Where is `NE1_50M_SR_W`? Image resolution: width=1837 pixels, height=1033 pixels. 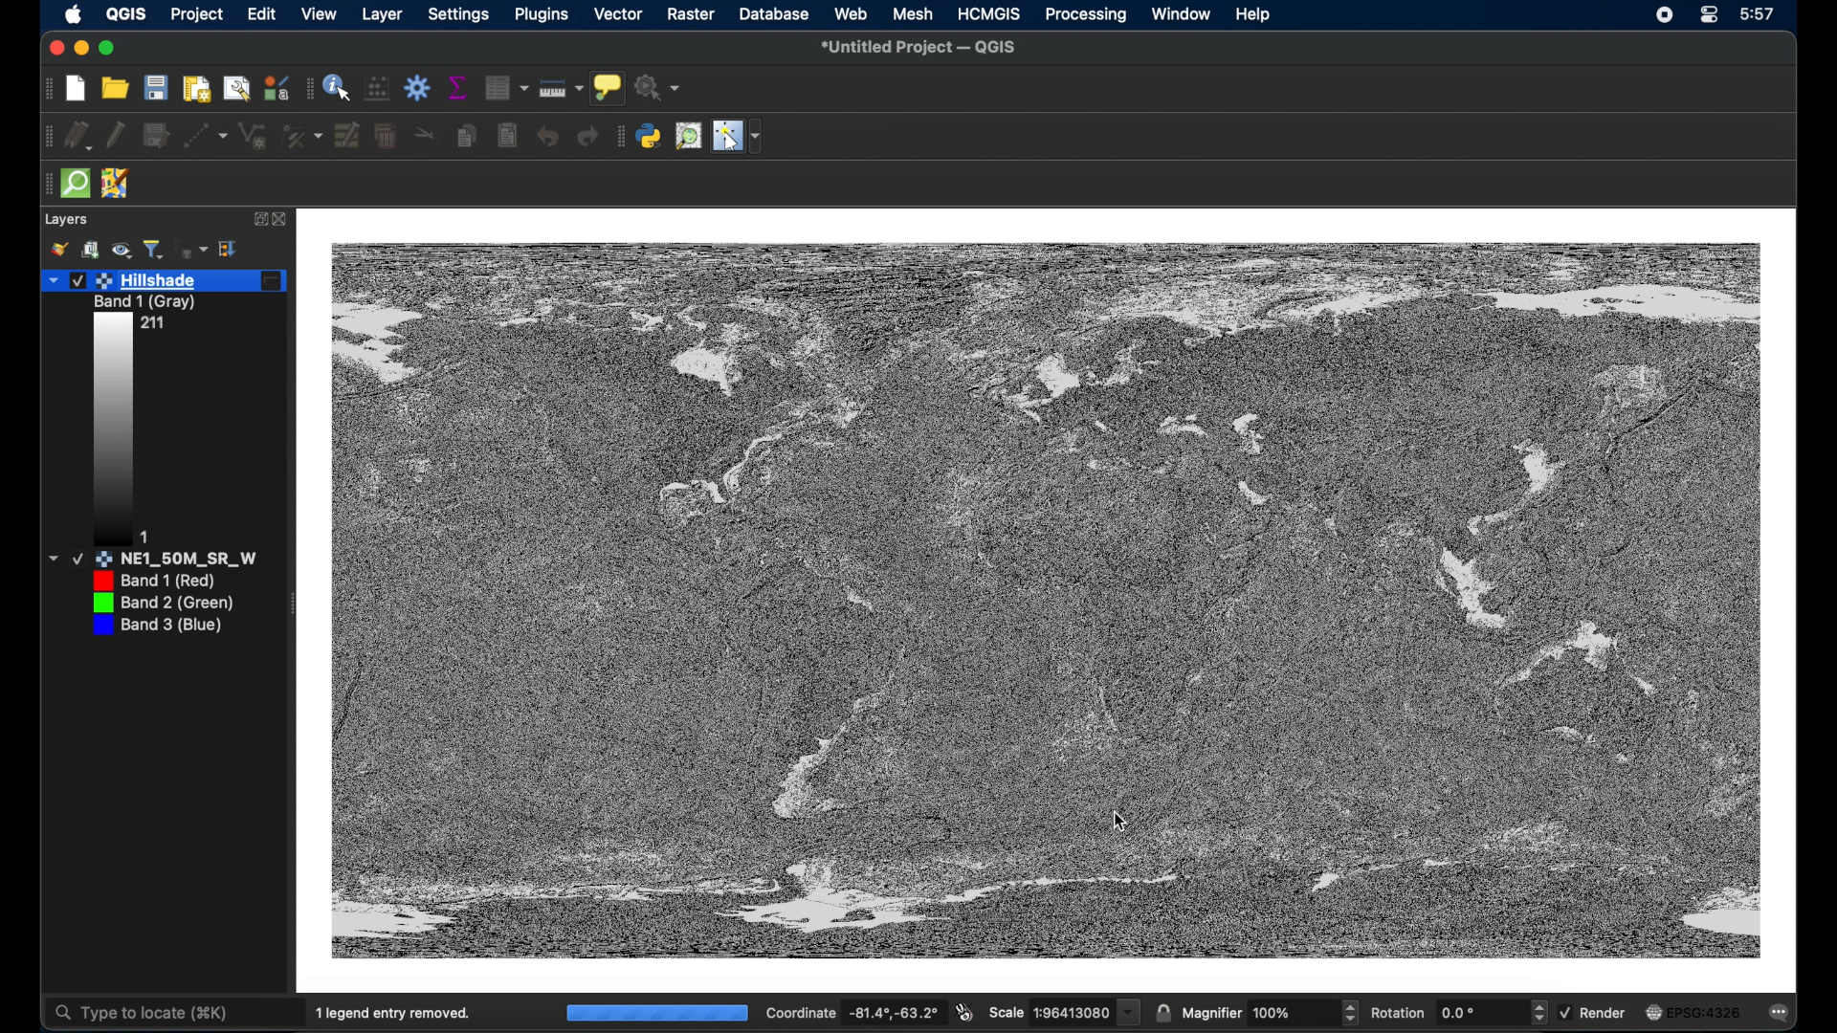 NE1_50M_SR_W is located at coordinates (171, 560).